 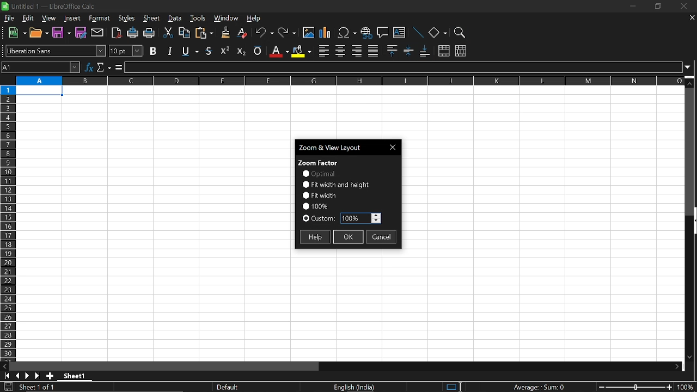 What do you see at coordinates (103, 66) in the screenshot?
I see `select function` at bounding box center [103, 66].